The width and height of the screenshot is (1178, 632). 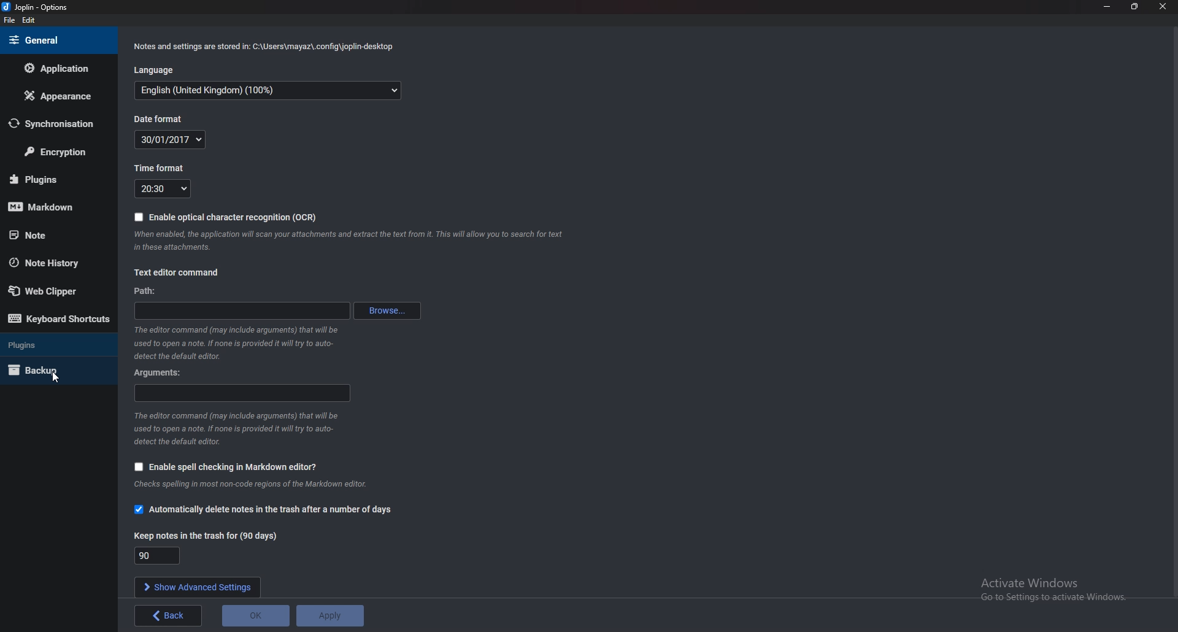 I want to click on Language, so click(x=153, y=70).